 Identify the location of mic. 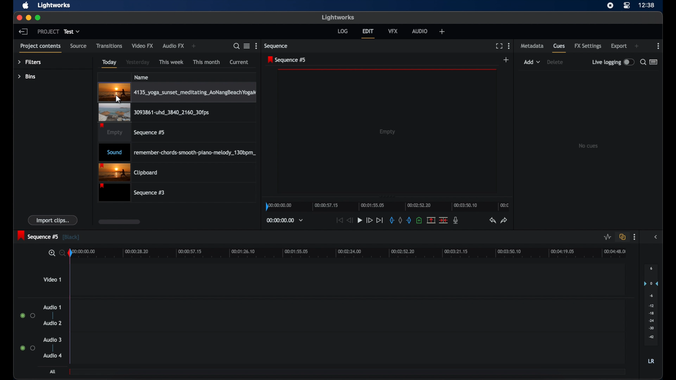
(456, 220).